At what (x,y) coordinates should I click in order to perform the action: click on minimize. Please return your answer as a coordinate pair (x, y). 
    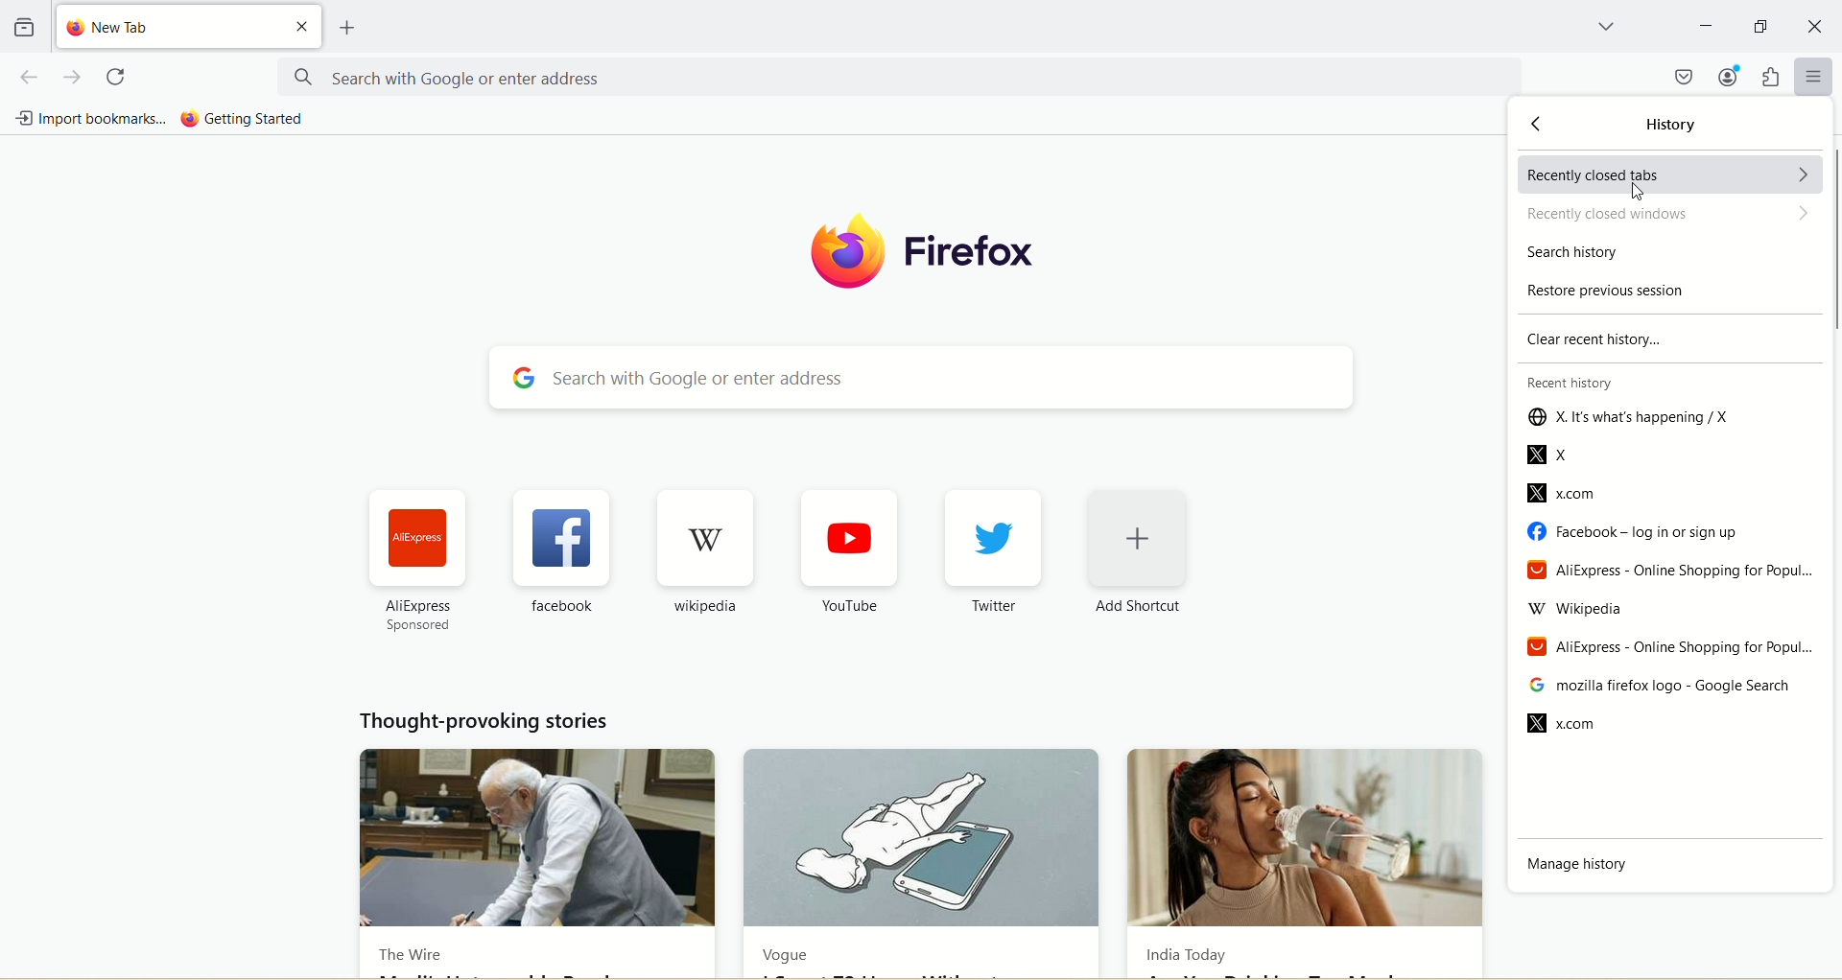
    Looking at the image, I should click on (1705, 24).